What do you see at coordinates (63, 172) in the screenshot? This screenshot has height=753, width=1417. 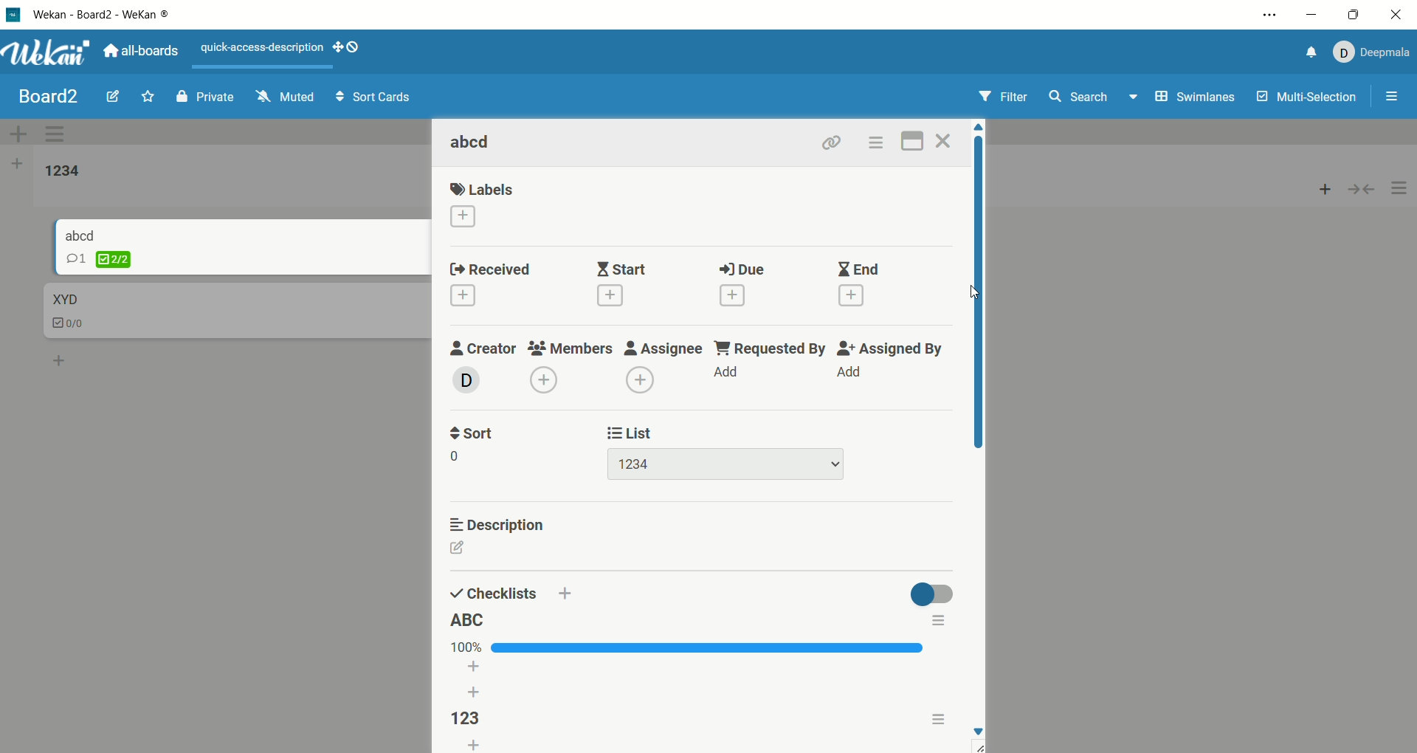 I see `list title` at bounding box center [63, 172].